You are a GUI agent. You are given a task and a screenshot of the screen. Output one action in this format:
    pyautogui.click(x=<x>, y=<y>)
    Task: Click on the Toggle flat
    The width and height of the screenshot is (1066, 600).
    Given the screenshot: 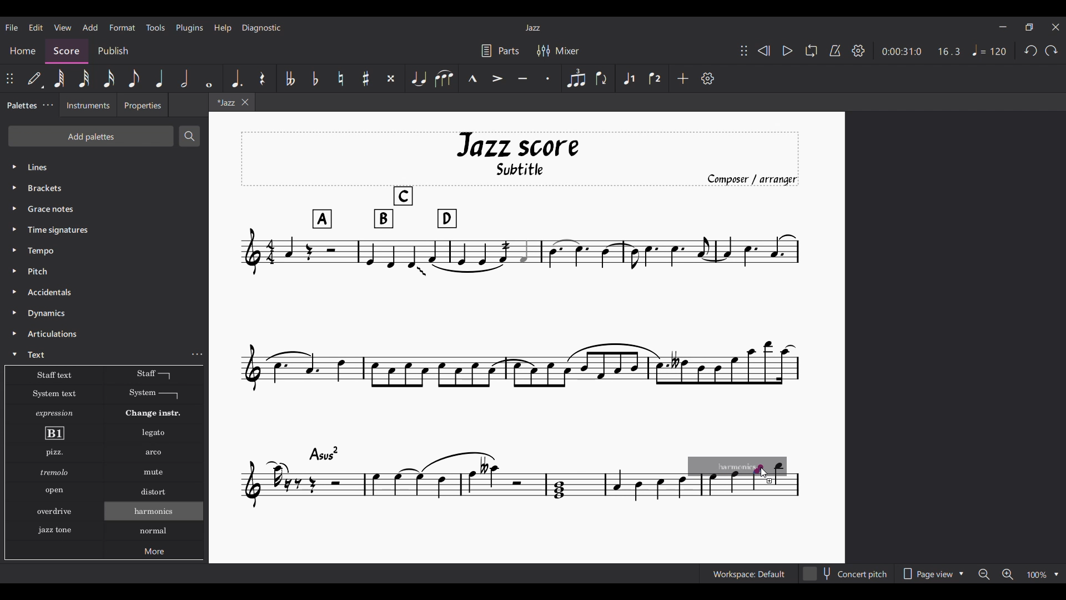 What is the action you would take?
    pyautogui.click(x=315, y=78)
    